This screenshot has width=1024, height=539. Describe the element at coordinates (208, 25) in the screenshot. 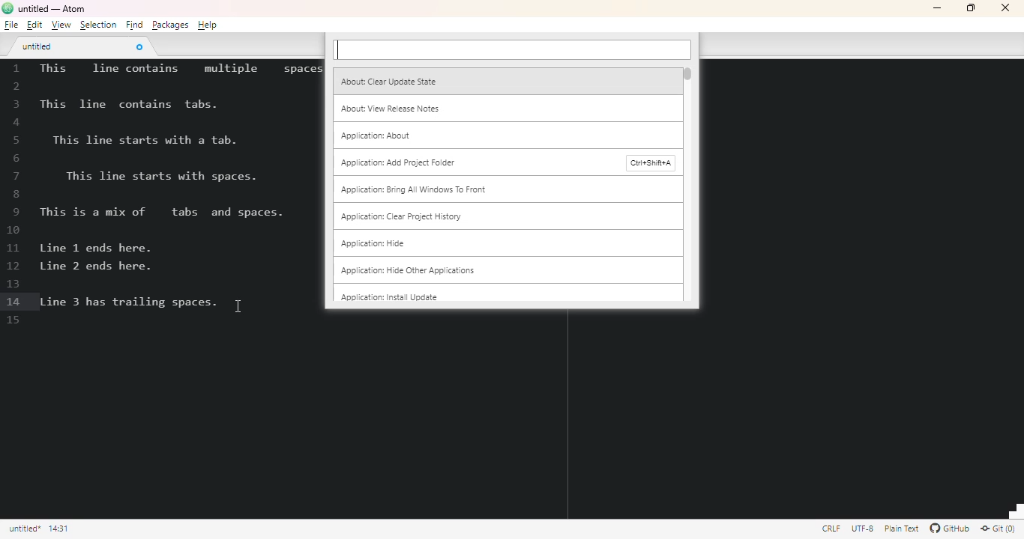

I see `help` at that location.